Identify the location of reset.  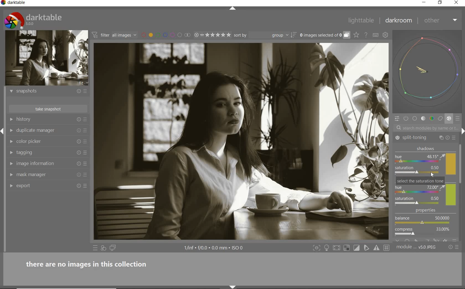
(79, 141).